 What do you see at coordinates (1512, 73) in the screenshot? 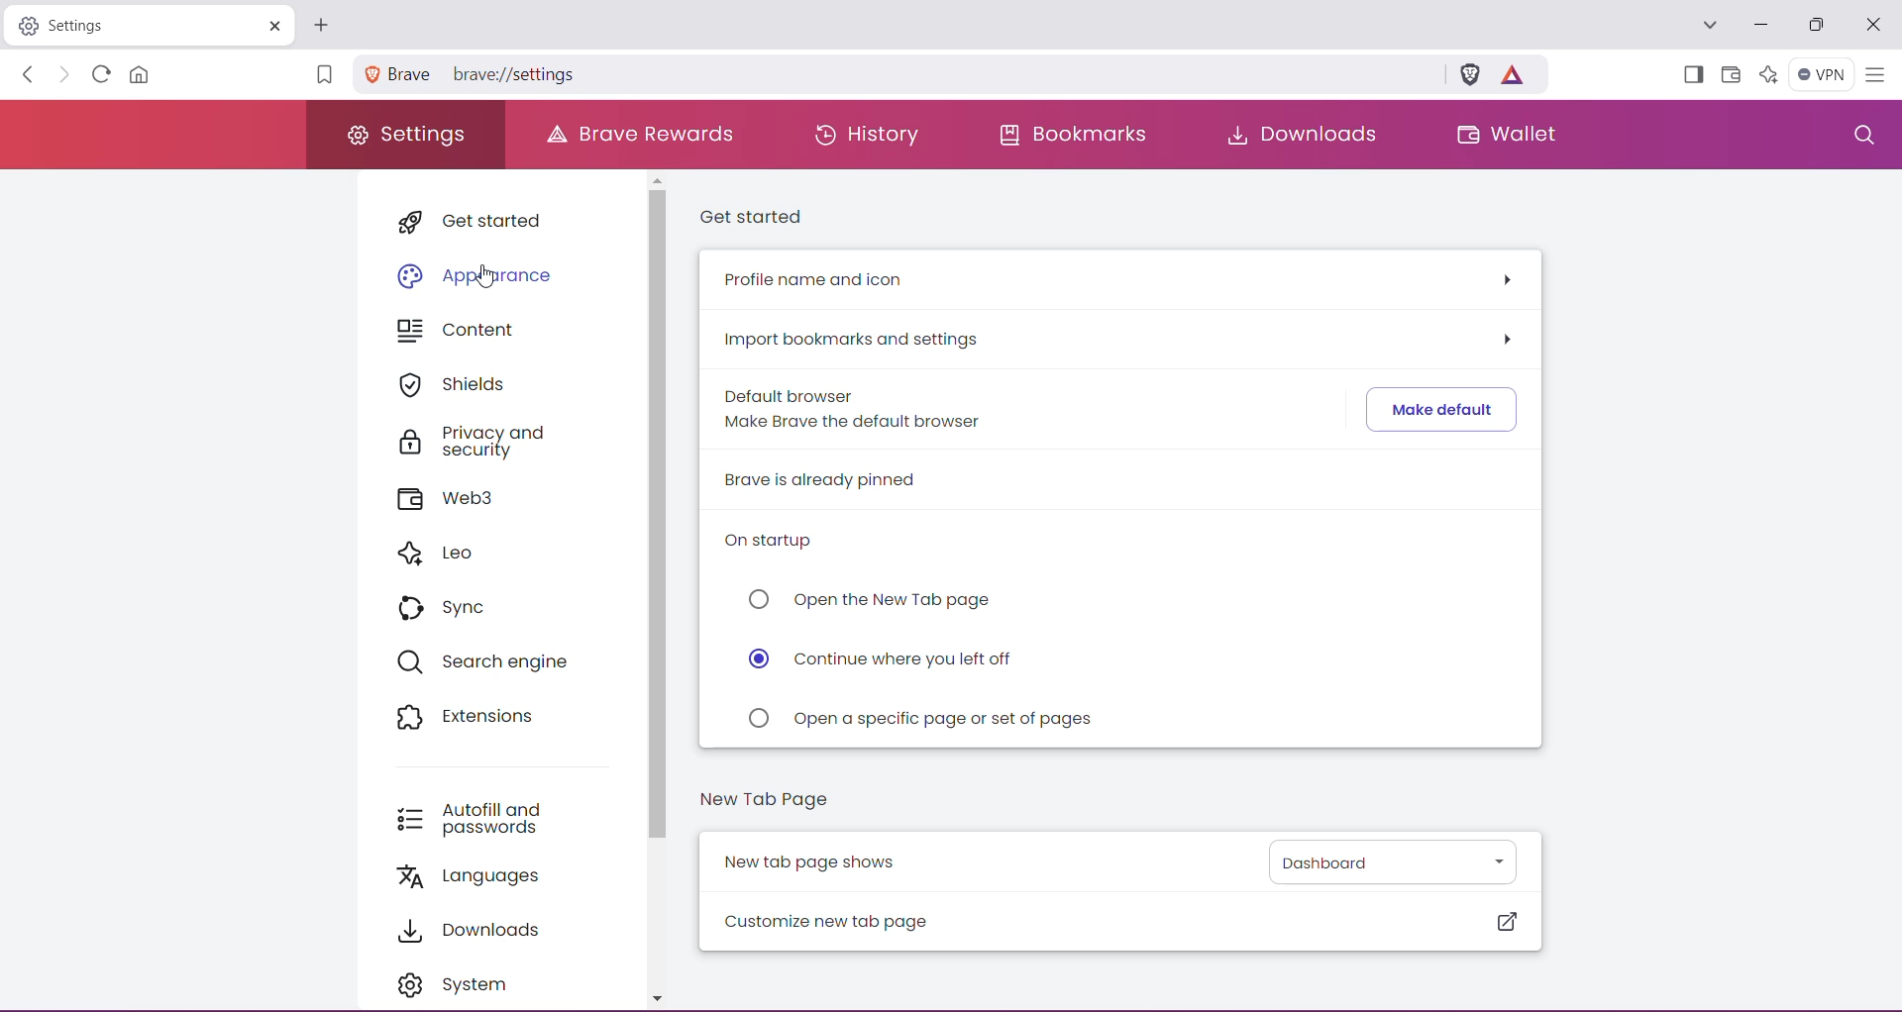
I see `Earn tokens for private ads you see in Brave` at bounding box center [1512, 73].